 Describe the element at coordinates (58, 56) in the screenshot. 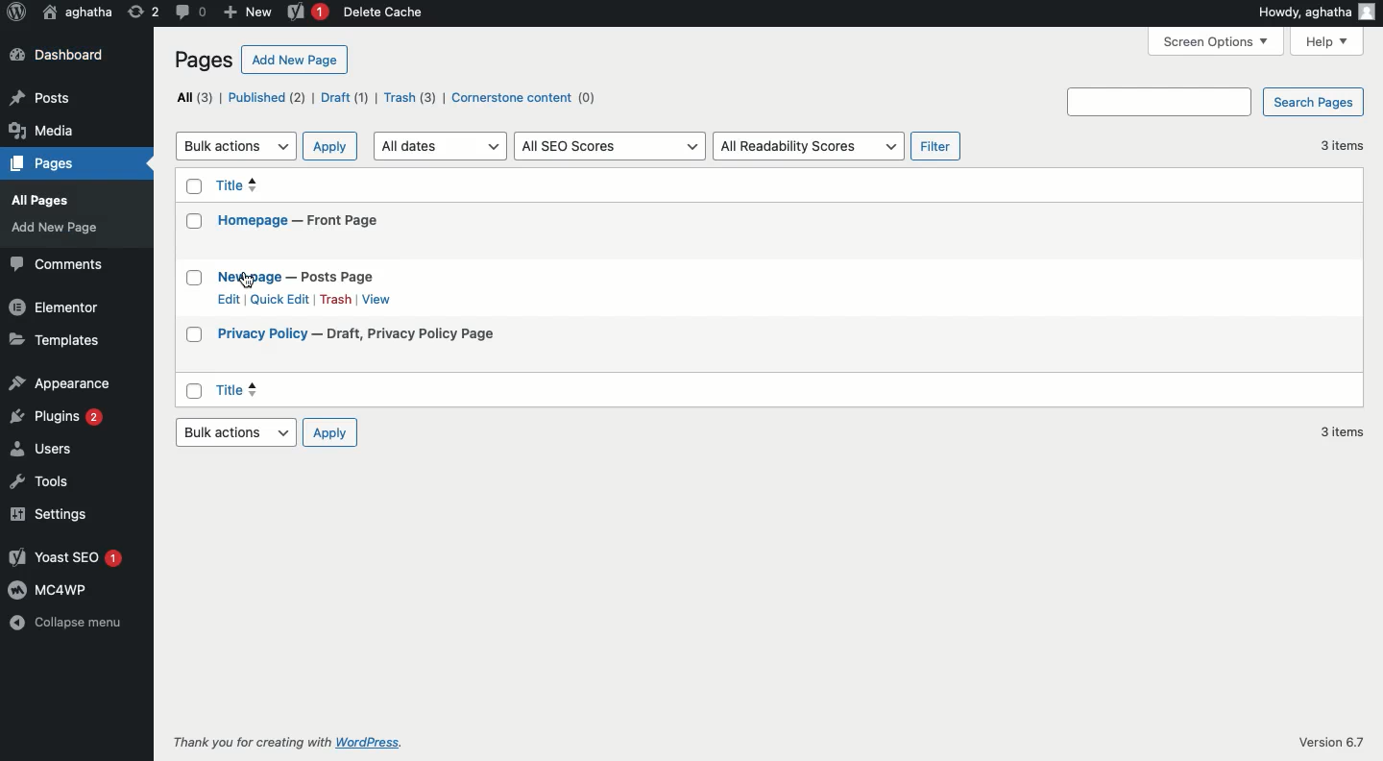

I see `Dashboard` at that location.